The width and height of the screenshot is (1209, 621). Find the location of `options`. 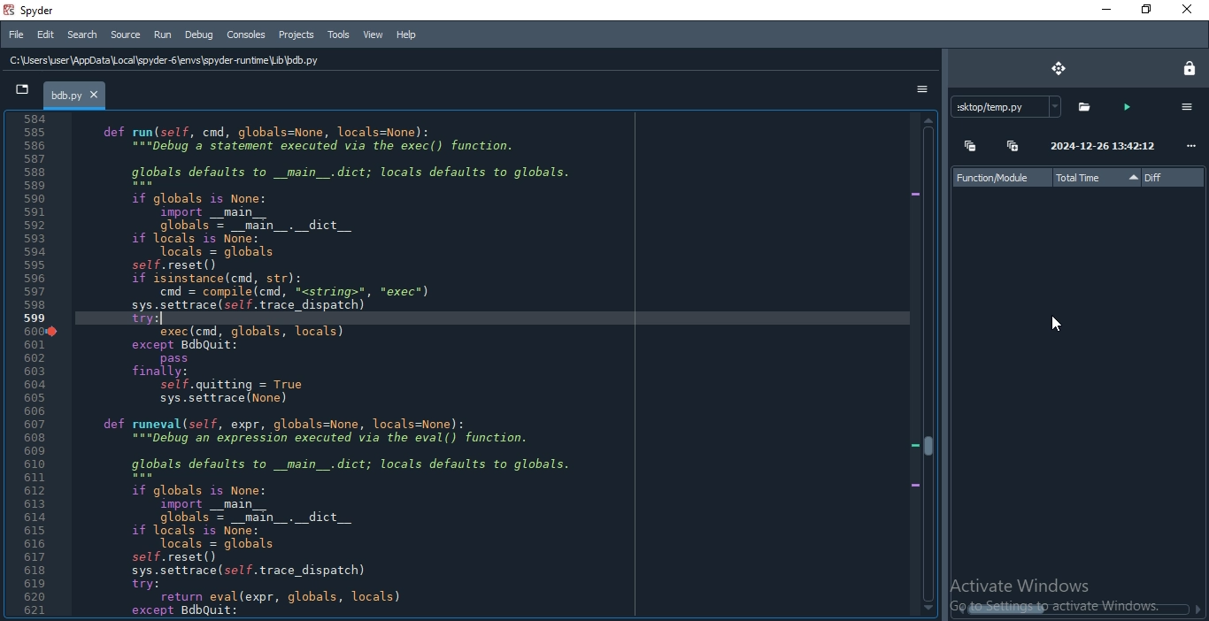

options is located at coordinates (1193, 147).